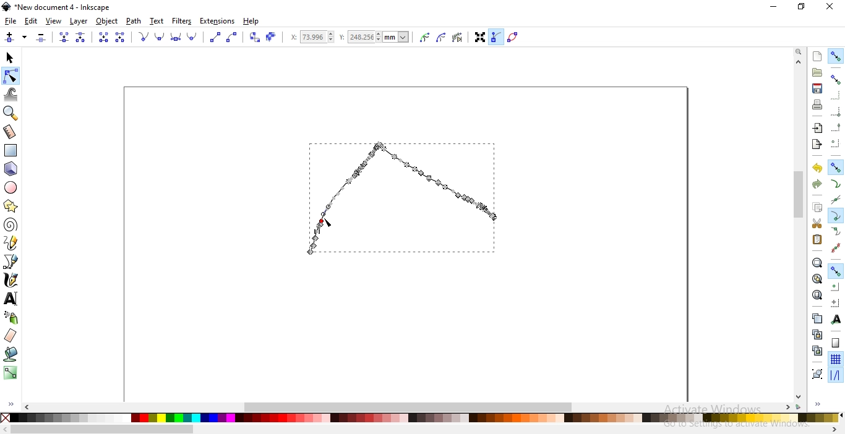 The height and width of the screenshot is (434, 845). Describe the element at coordinates (834, 199) in the screenshot. I see `snap to path intersections` at that location.